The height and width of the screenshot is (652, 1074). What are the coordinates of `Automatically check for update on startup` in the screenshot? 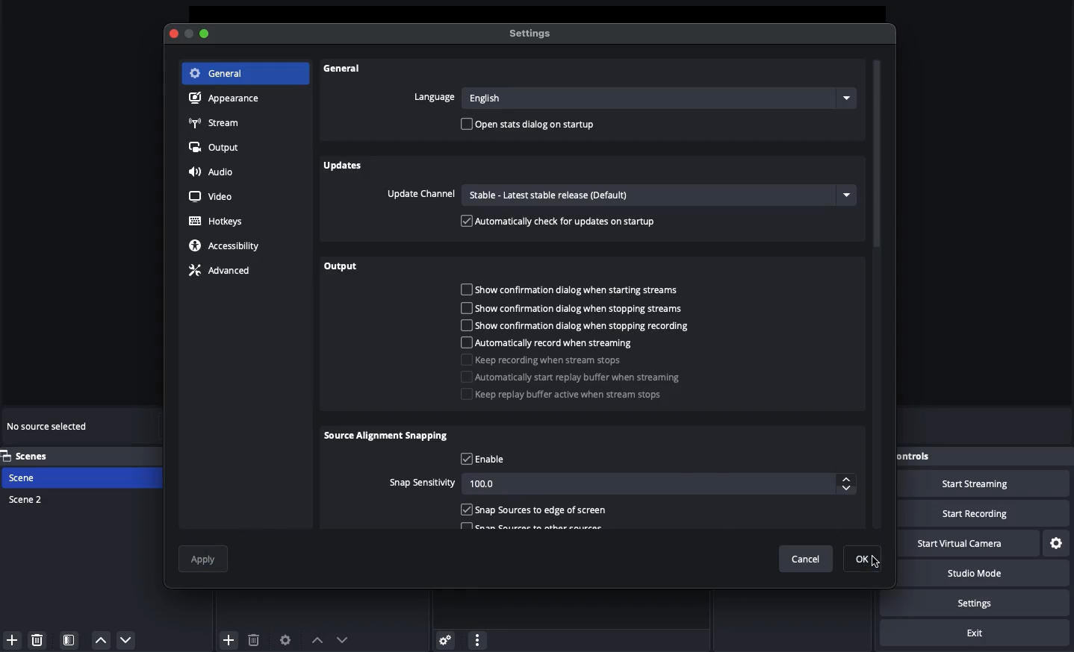 It's located at (560, 221).